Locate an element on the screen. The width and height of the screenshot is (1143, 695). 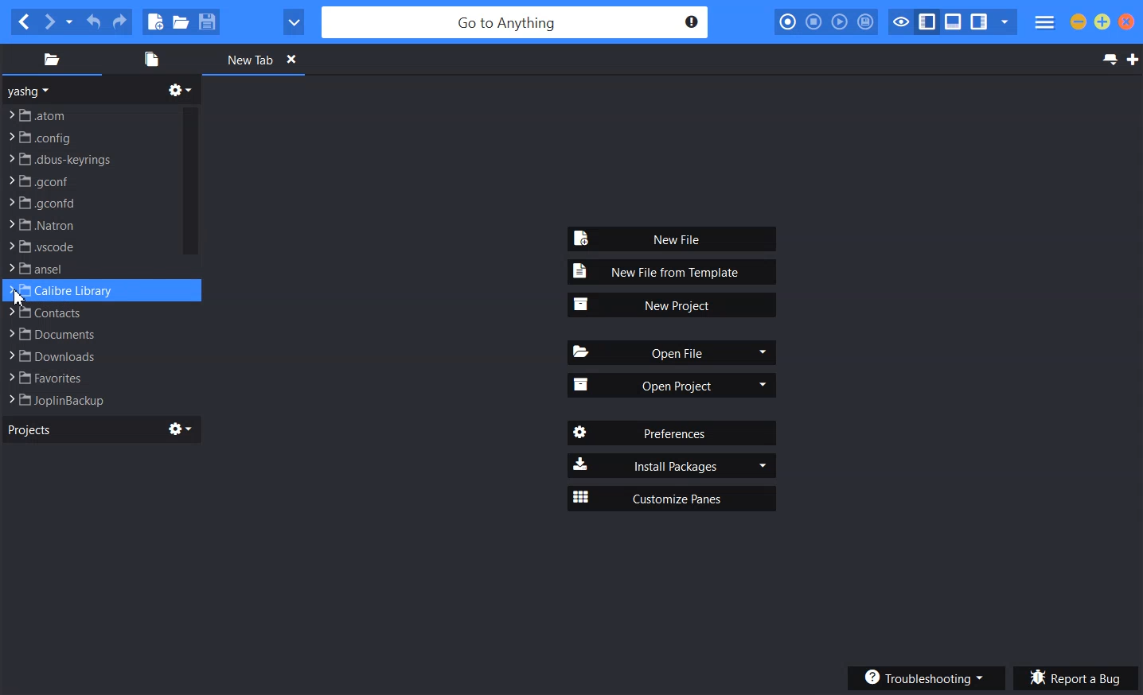
Go to Anytime is located at coordinates (517, 23).